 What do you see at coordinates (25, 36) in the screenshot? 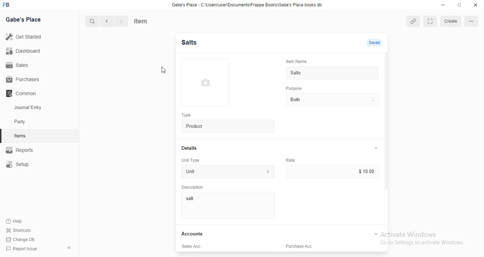
I see `Get Started` at bounding box center [25, 36].